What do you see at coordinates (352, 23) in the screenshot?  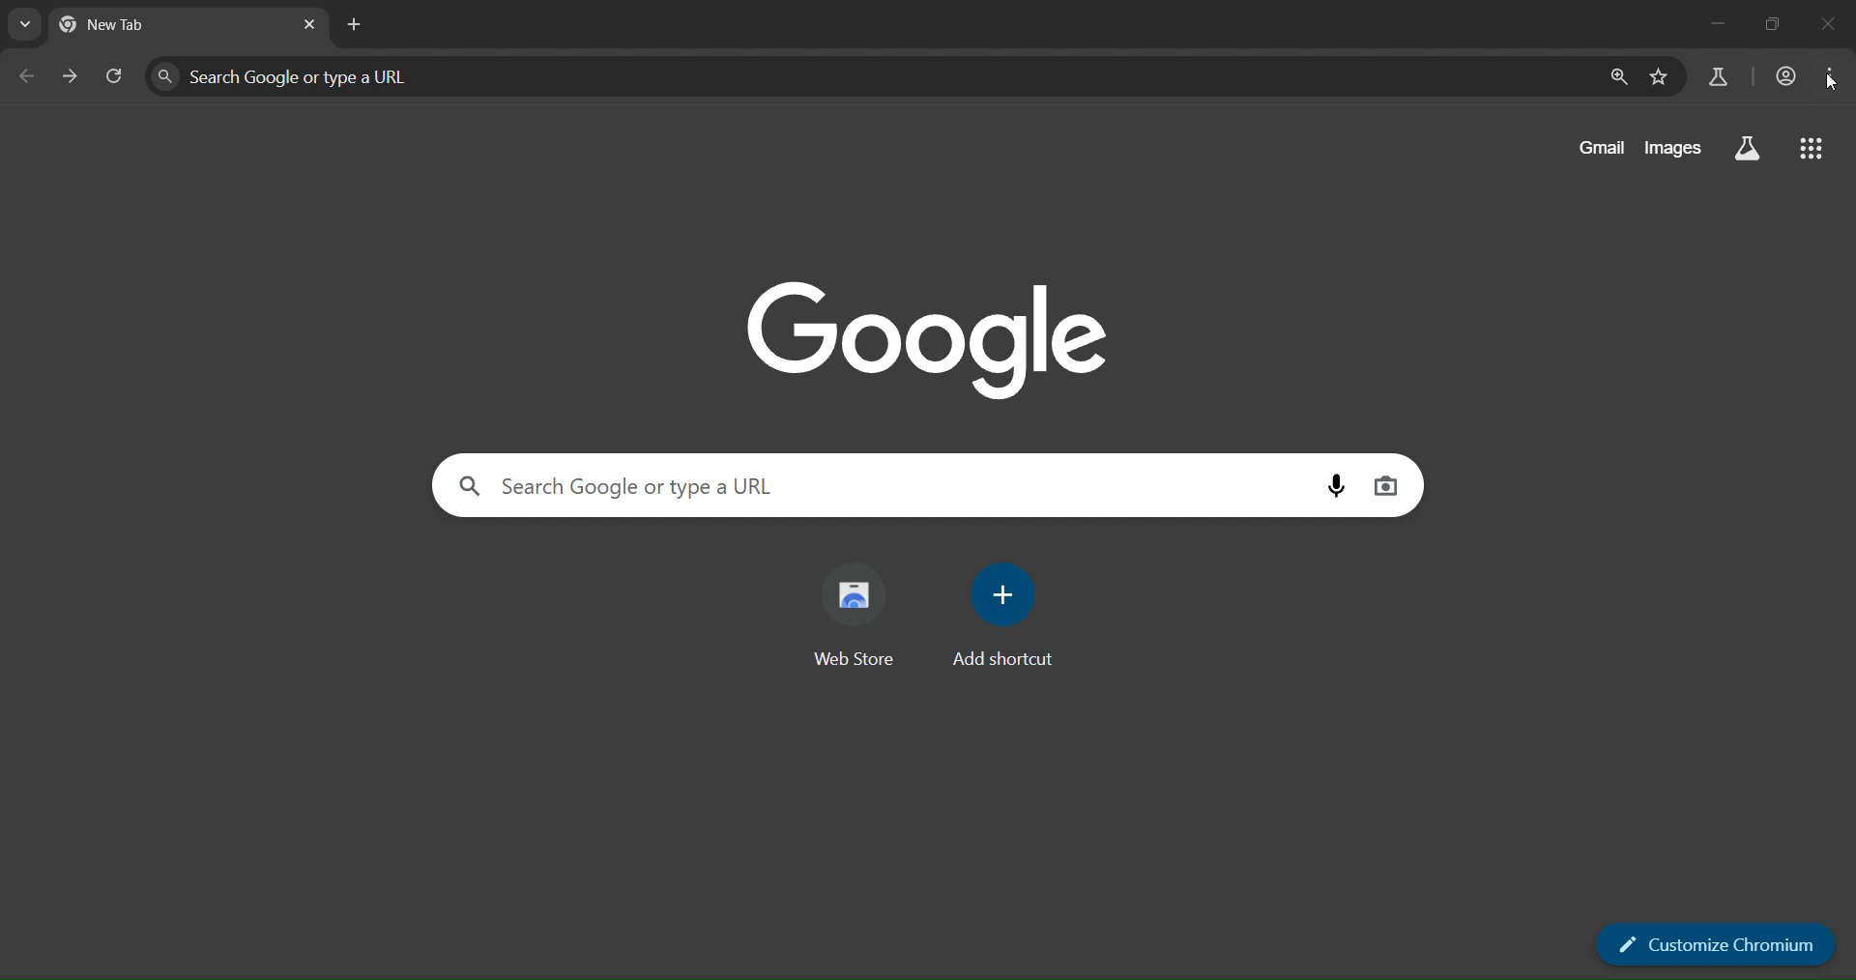 I see `open new tab` at bounding box center [352, 23].